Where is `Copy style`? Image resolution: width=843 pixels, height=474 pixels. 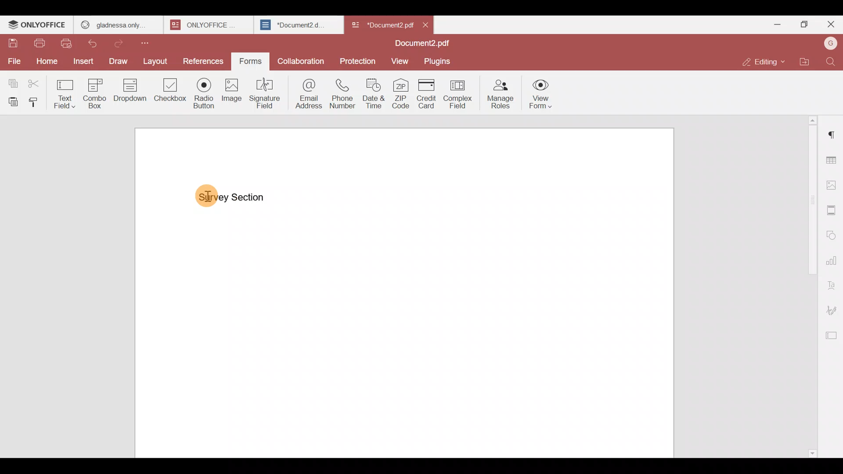
Copy style is located at coordinates (34, 100).